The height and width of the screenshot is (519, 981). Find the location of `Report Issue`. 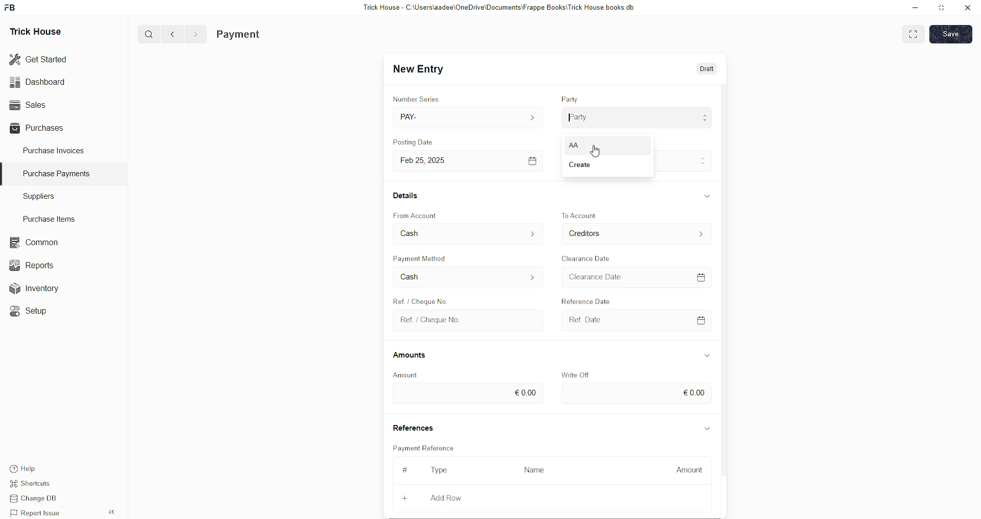

Report Issue is located at coordinates (38, 513).